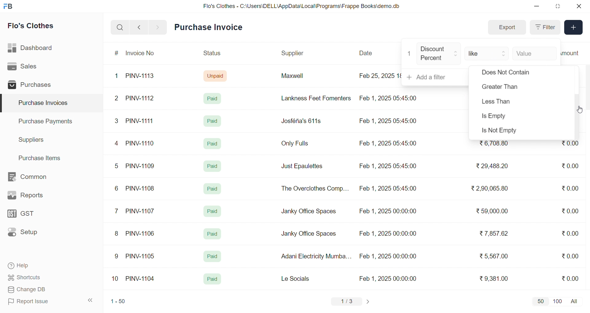  What do you see at coordinates (534, 53) in the screenshot?
I see `Value` at bounding box center [534, 53].